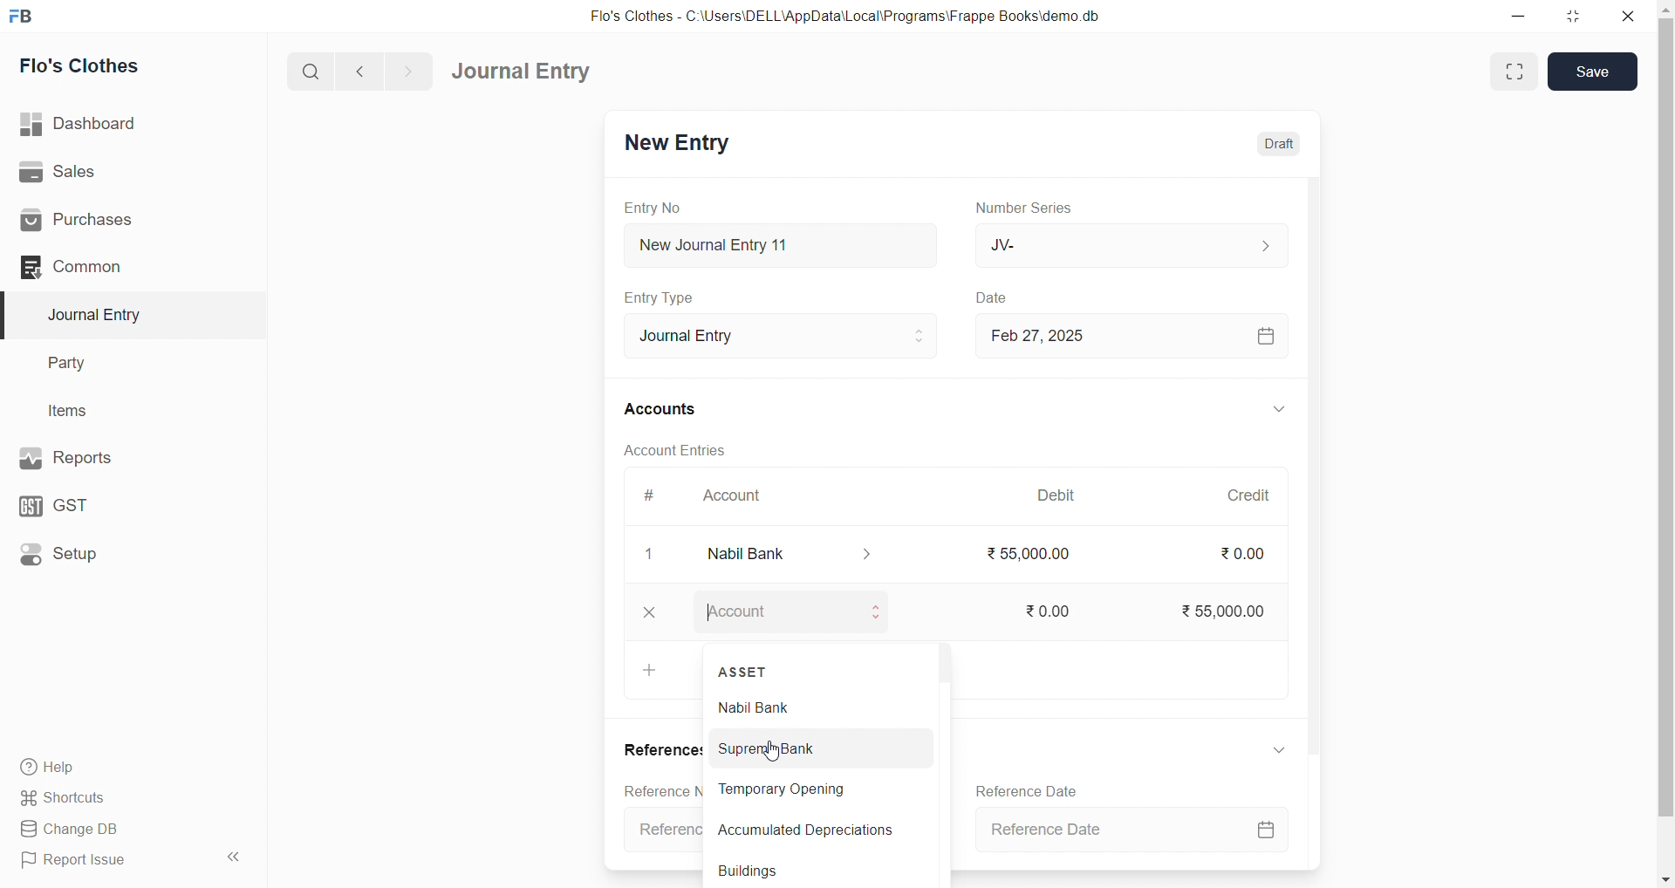  I want to click on Nabil Bank, so click(799, 557).